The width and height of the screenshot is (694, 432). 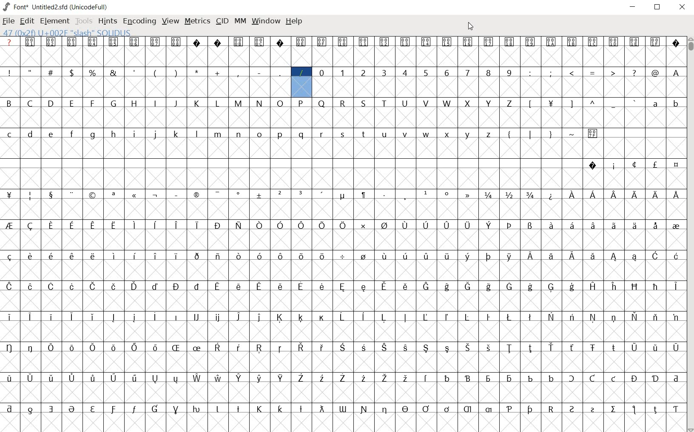 I want to click on glyph, so click(x=384, y=135).